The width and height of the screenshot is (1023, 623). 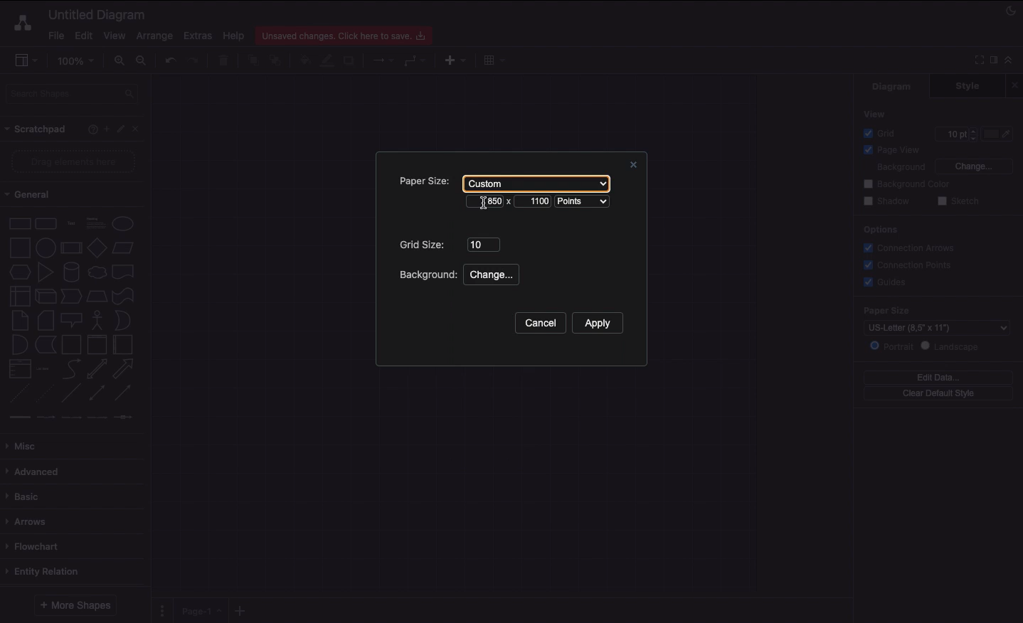 I want to click on Or, so click(x=123, y=319).